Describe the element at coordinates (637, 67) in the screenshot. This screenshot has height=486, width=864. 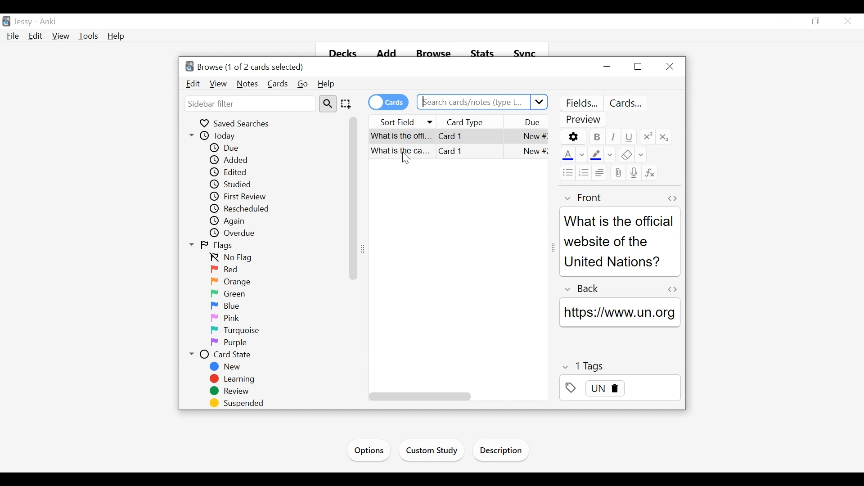
I see `Restore` at that location.